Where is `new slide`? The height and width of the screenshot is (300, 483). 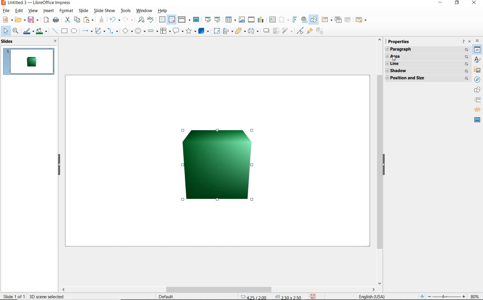 new slide is located at coordinates (326, 20).